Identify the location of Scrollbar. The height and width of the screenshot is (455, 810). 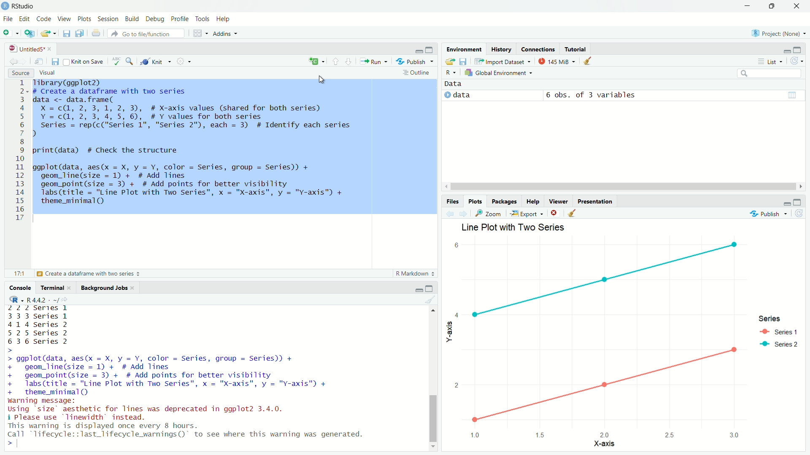
(621, 187).